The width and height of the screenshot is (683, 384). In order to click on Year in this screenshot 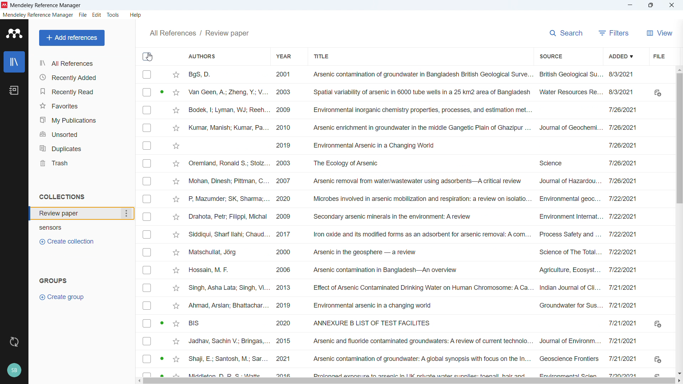, I will do `click(285, 56)`.